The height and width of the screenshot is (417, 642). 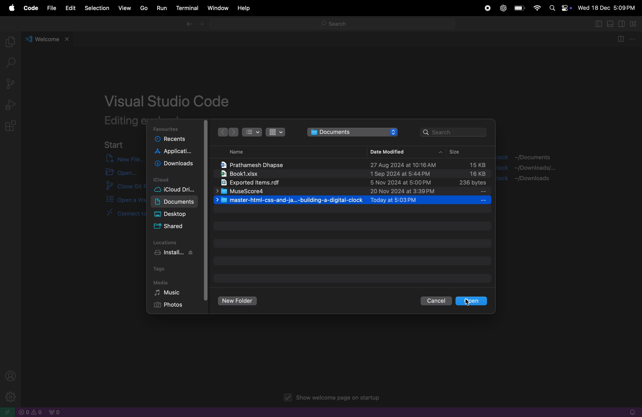 I want to click on selection, so click(x=97, y=9).